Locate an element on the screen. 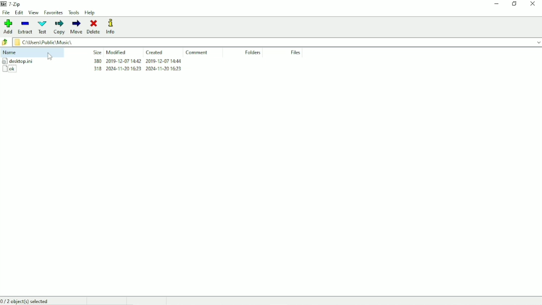  380 2019-12-07 14602 2019-12-07 add is located at coordinates (139, 69).